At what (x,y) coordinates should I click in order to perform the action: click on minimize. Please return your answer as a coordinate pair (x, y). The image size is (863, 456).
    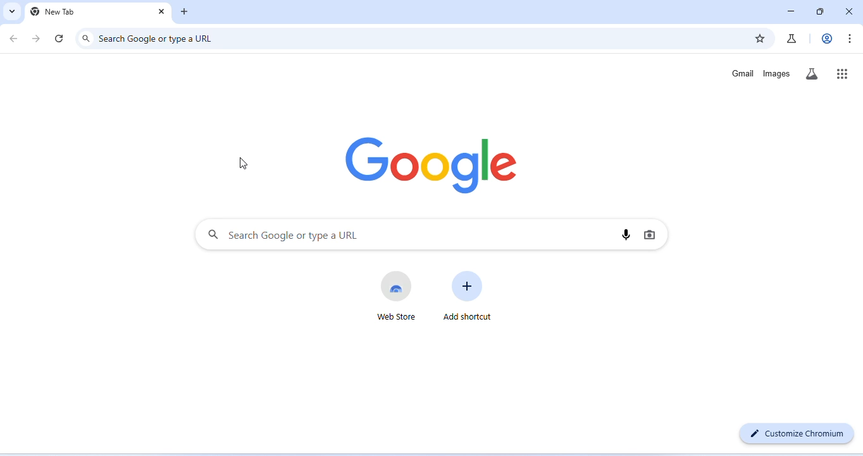
    Looking at the image, I should click on (791, 12).